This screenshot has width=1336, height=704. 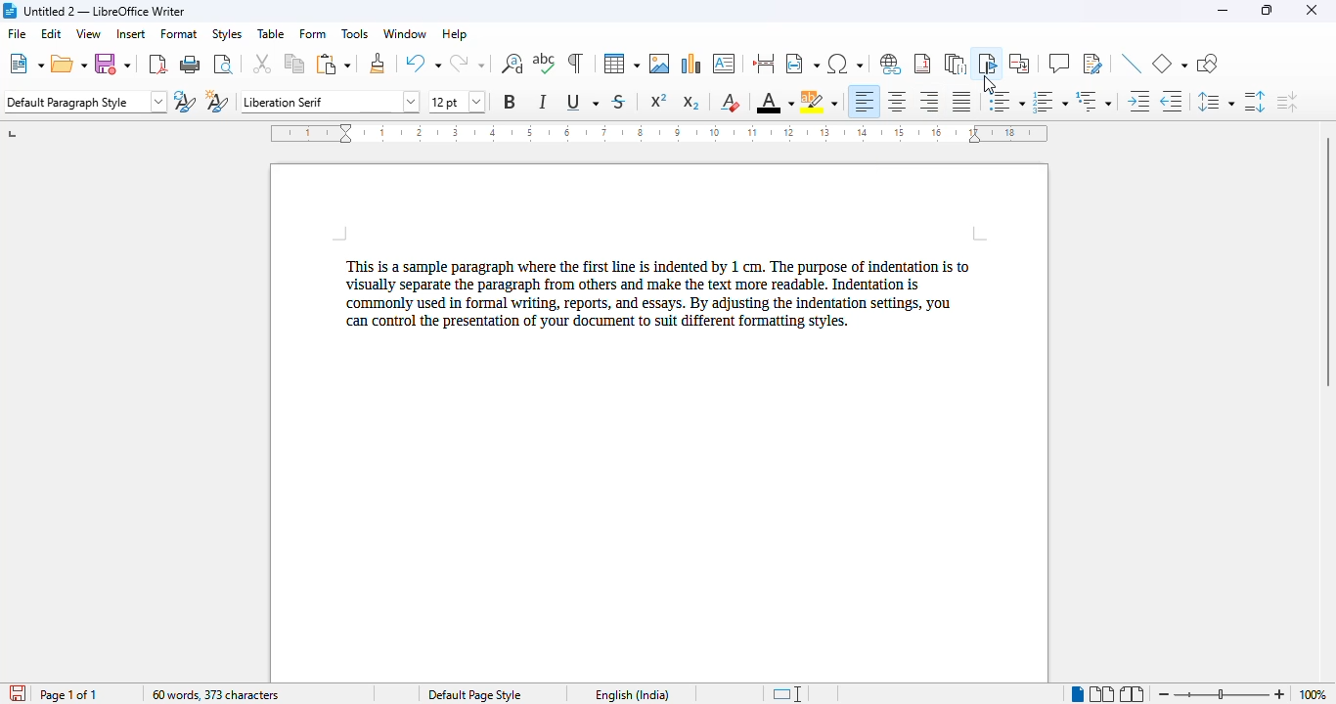 What do you see at coordinates (86, 102) in the screenshot?
I see `set paragraph style` at bounding box center [86, 102].